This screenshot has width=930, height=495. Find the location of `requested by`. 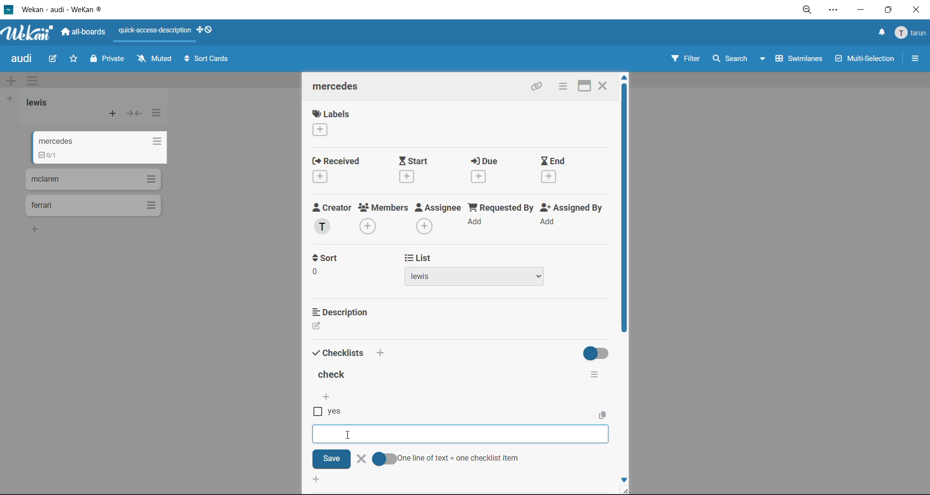

requested by is located at coordinates (502, 218).